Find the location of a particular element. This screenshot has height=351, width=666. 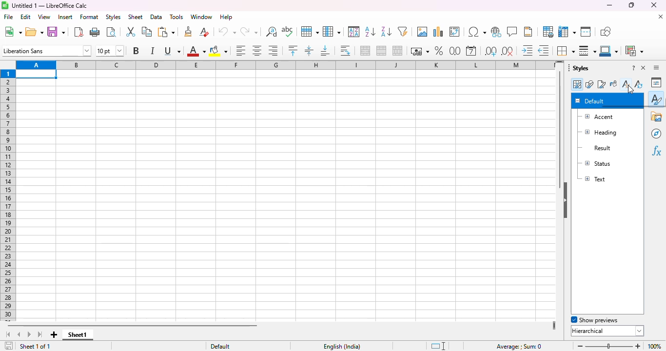

row is located at coordinates (310, 31).